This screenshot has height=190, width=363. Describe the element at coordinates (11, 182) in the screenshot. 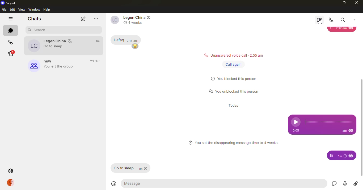

I see `profile` at that location.